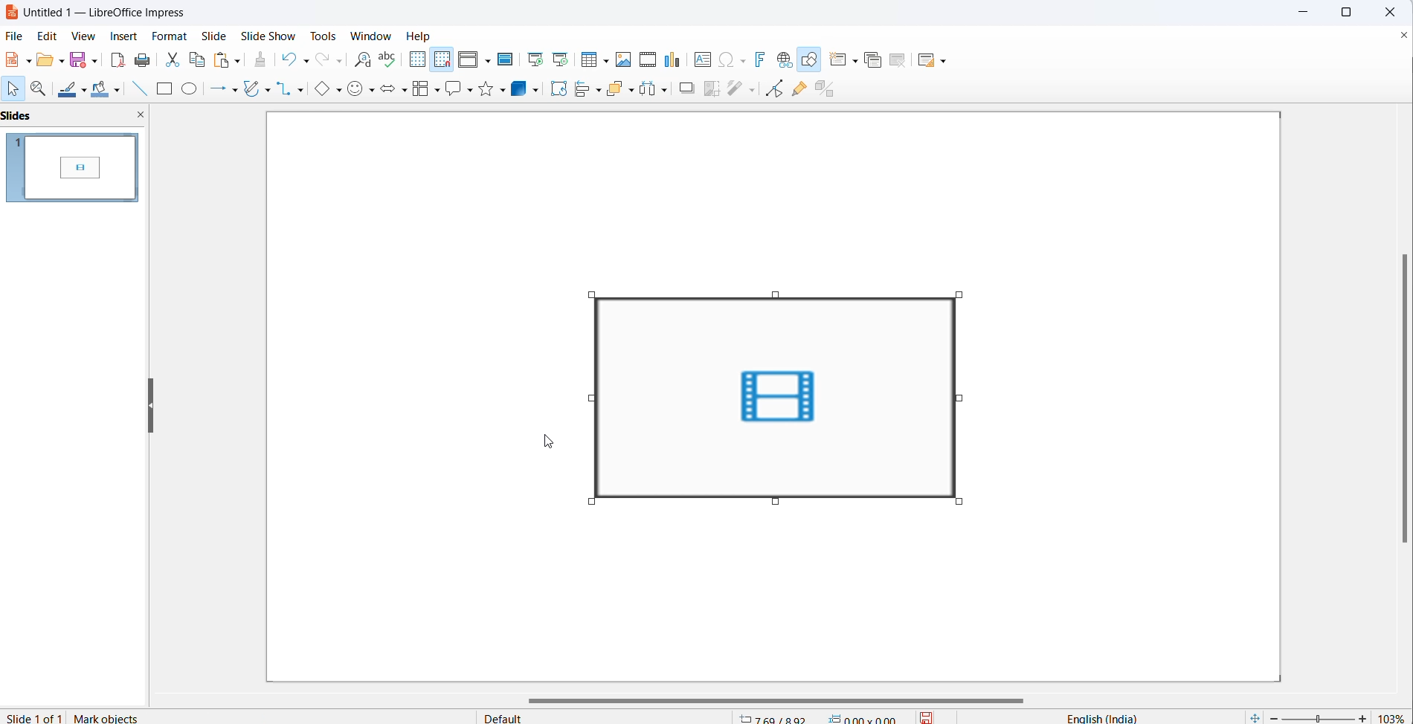 This screenshot has height=724, width=1413. Describe the element at coordinates (837, 60) in the screenshot. I see `new slide` at that location.